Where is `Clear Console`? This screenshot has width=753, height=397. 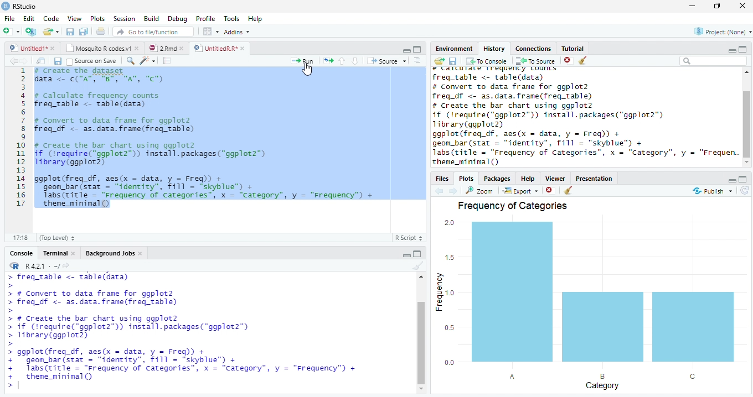
Clear Console is located at coordinates (582, 60).